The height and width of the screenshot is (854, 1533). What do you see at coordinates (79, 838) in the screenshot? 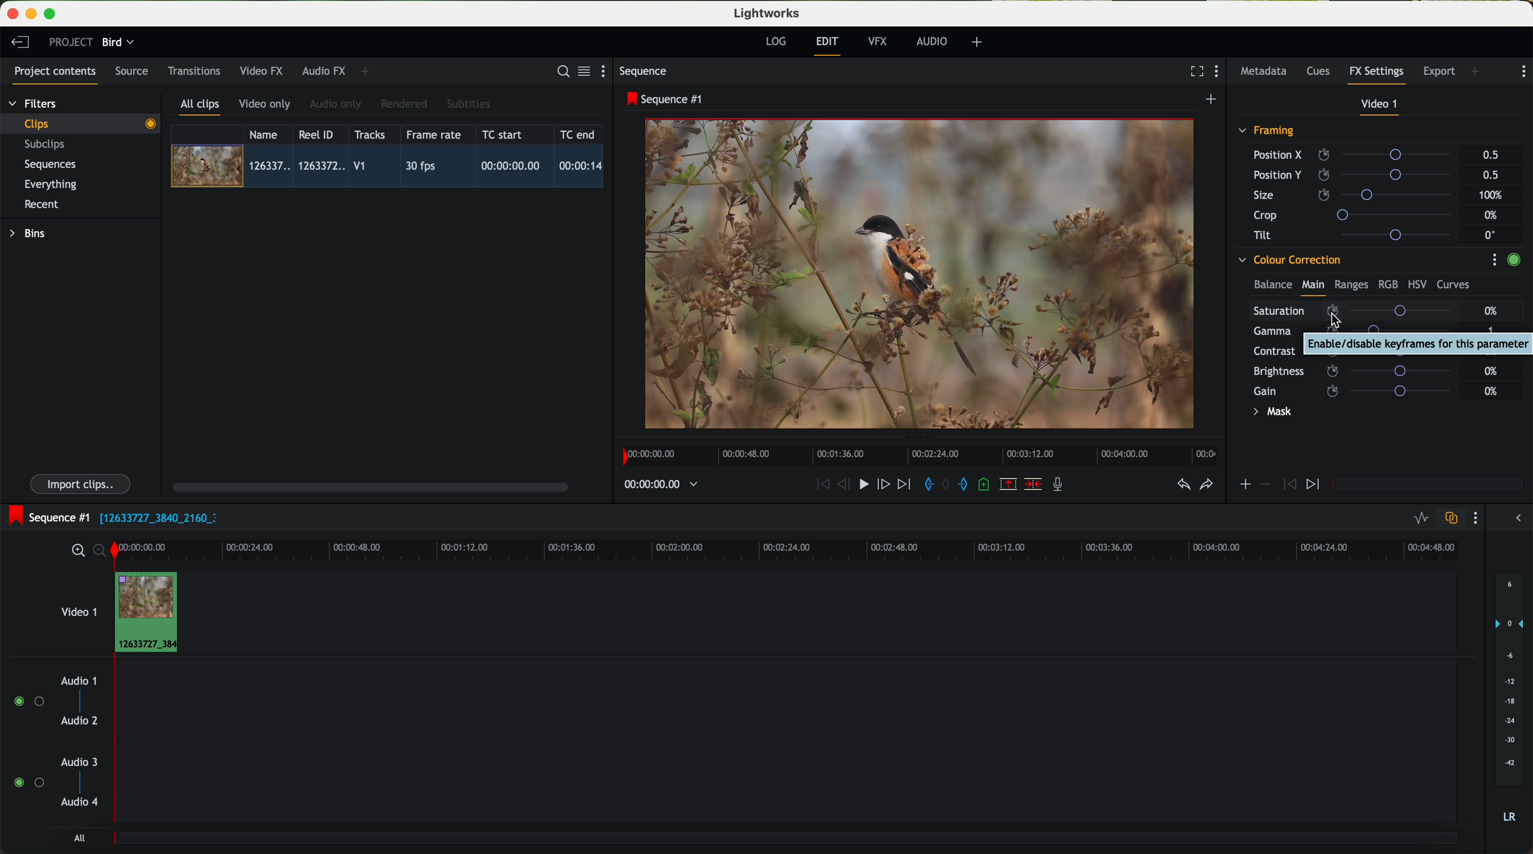
I see `all` at bounding box center [79, 838].